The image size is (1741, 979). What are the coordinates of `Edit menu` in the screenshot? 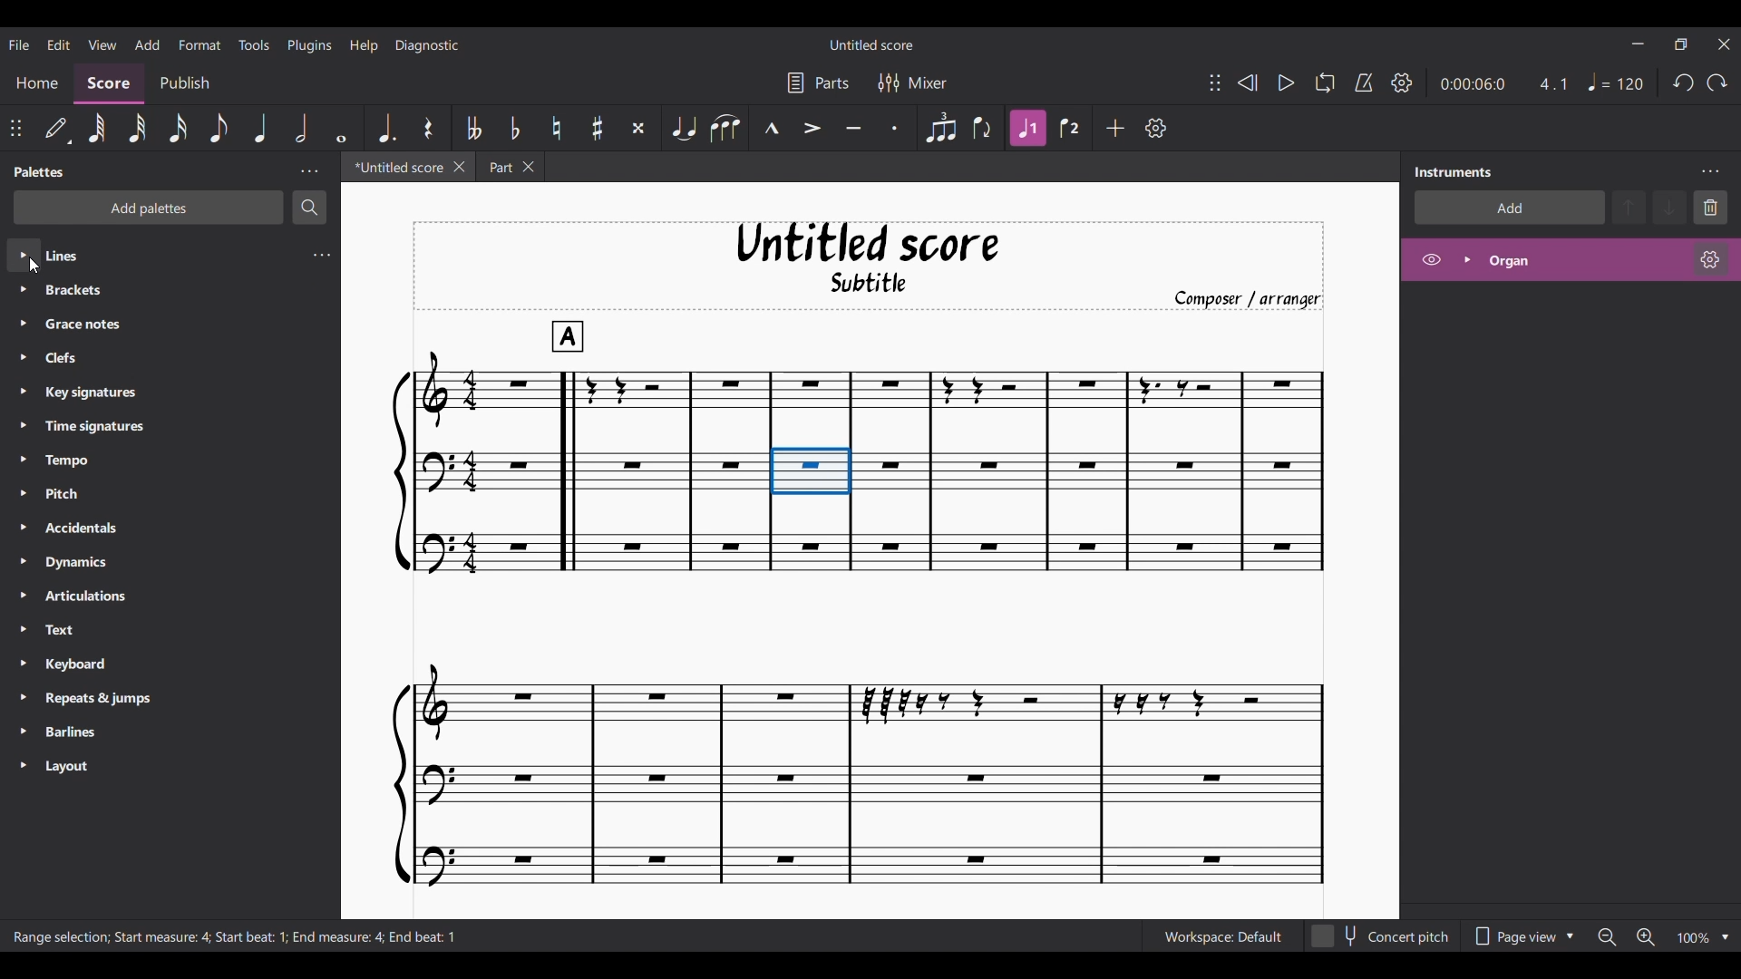 It's located at (59, 44).